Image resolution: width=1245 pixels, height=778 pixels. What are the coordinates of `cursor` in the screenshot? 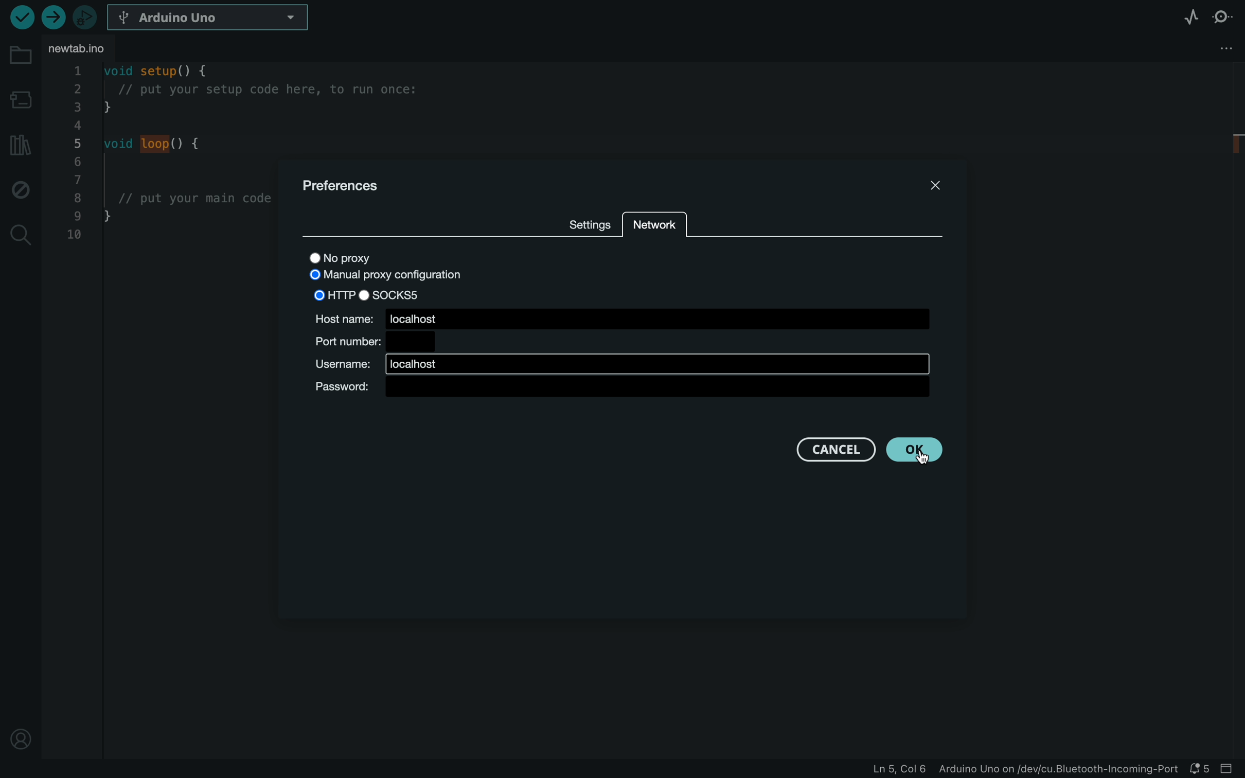 It's located at (921, 452).